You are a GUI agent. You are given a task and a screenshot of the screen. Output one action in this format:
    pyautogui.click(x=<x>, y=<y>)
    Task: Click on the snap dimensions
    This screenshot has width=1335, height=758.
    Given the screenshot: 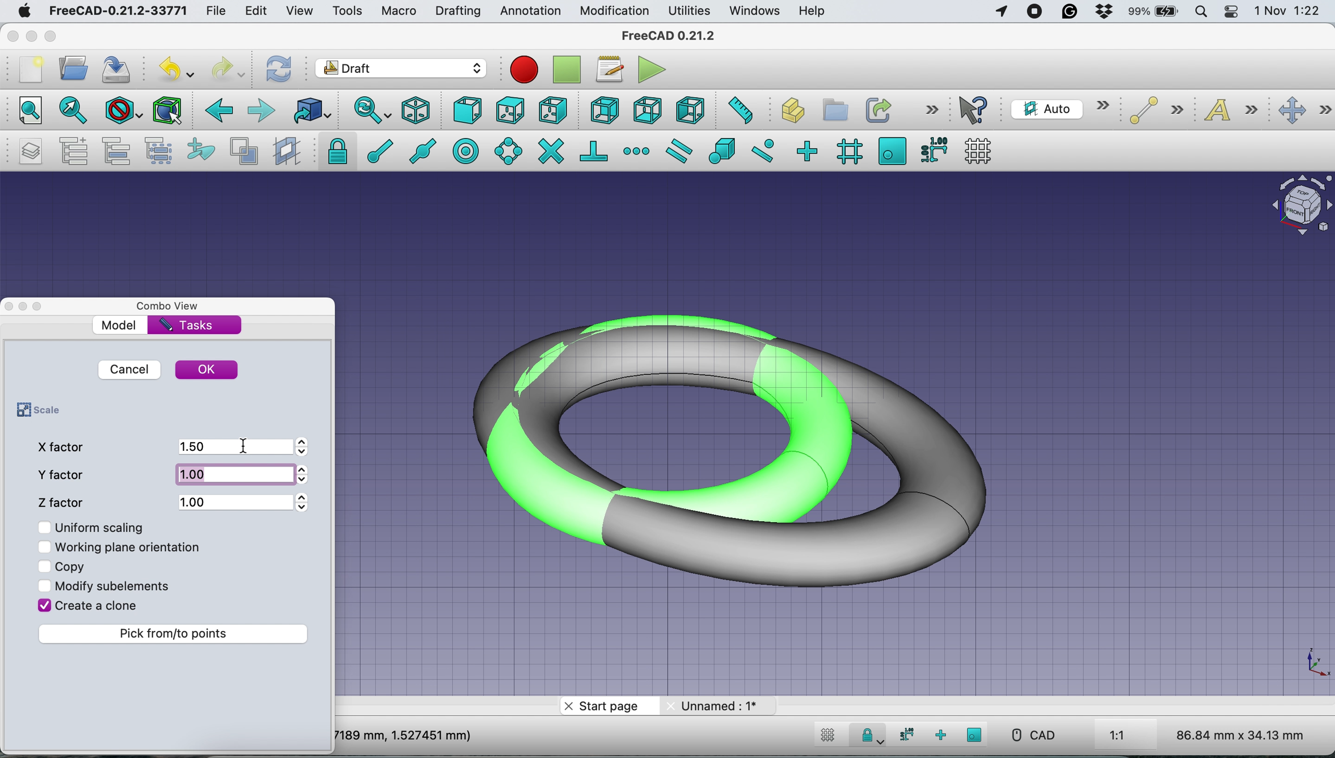 What is the action you would take?
    pyautogui.click(x=905, y=735)
    